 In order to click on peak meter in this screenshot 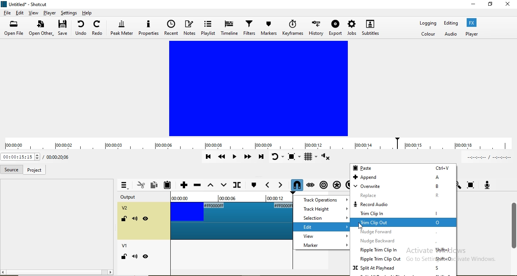, I will do `click(122, 28)`.